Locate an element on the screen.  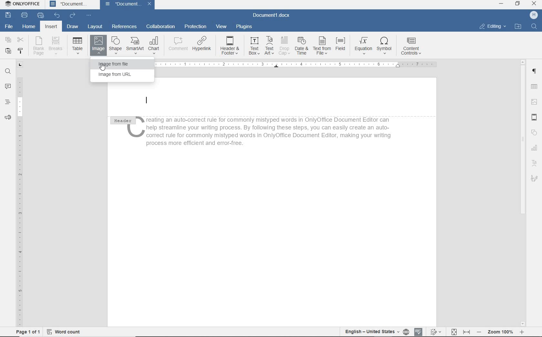
OPEN FILE LOCTION is located at coordinates (518, 27).